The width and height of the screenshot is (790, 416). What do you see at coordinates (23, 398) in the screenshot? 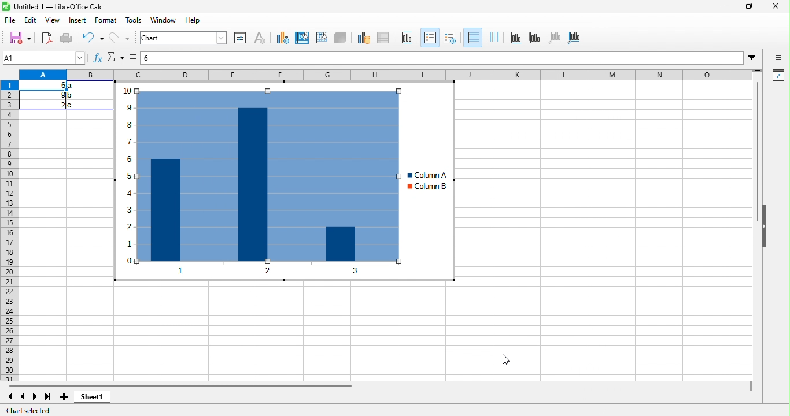
I see `previous` at bounding box center [23, 398].